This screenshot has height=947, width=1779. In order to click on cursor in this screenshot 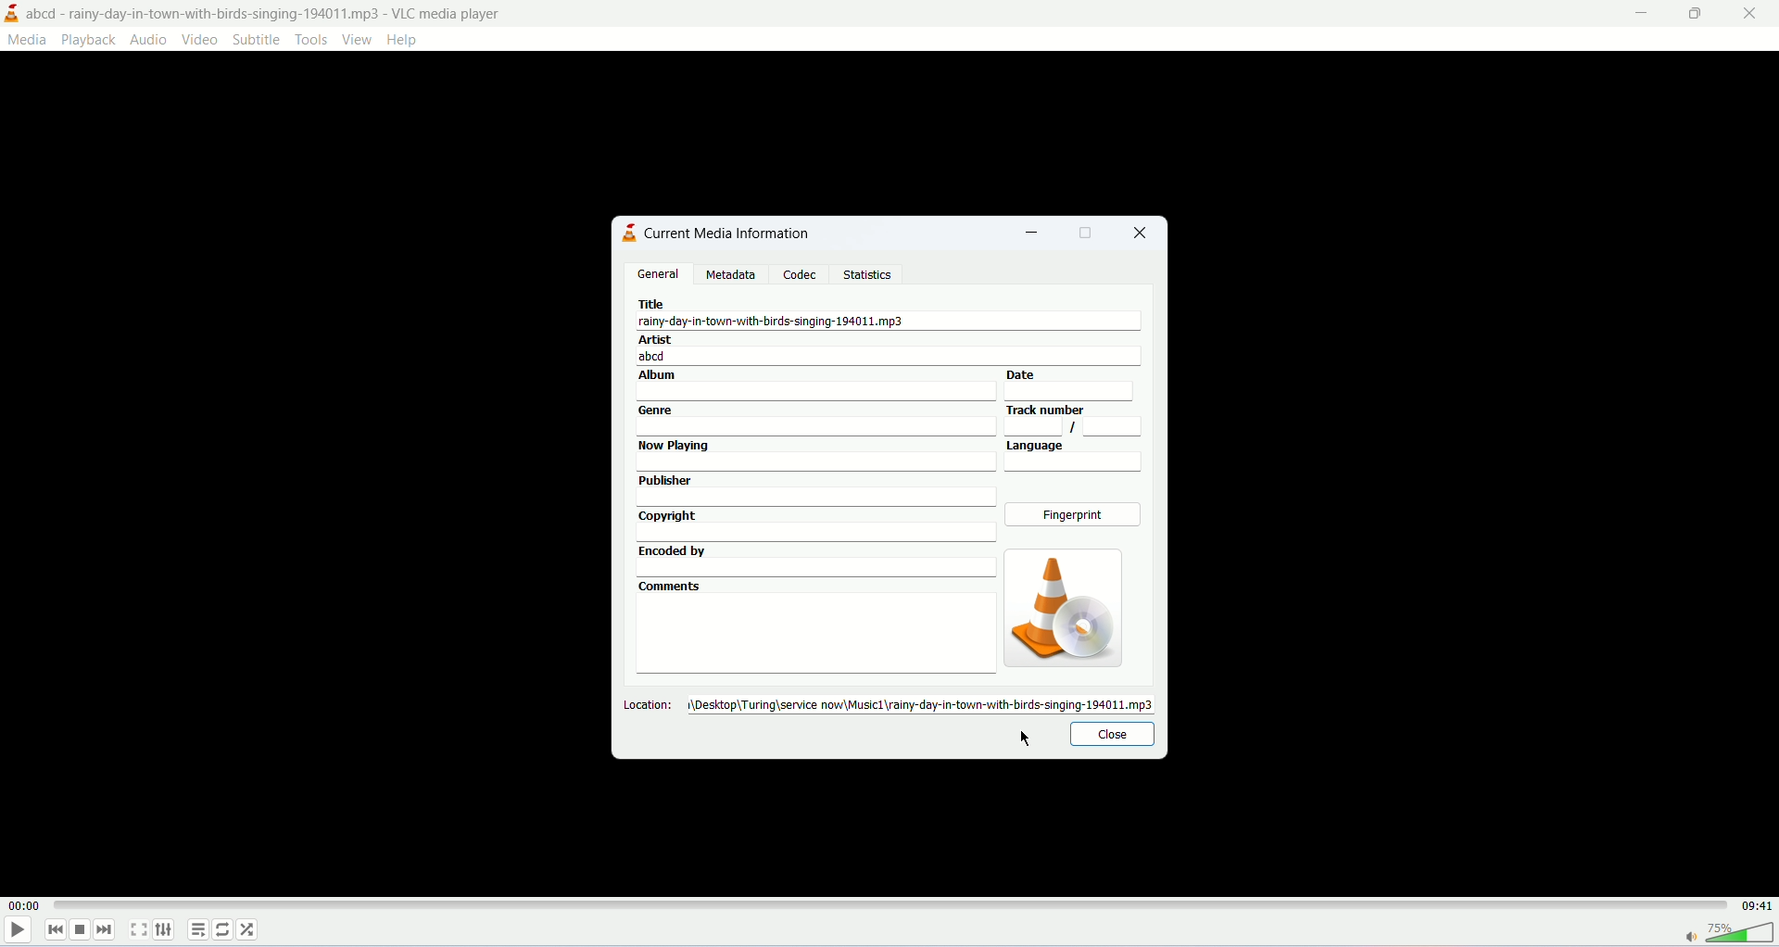, I will do `click(1027, 741)`.